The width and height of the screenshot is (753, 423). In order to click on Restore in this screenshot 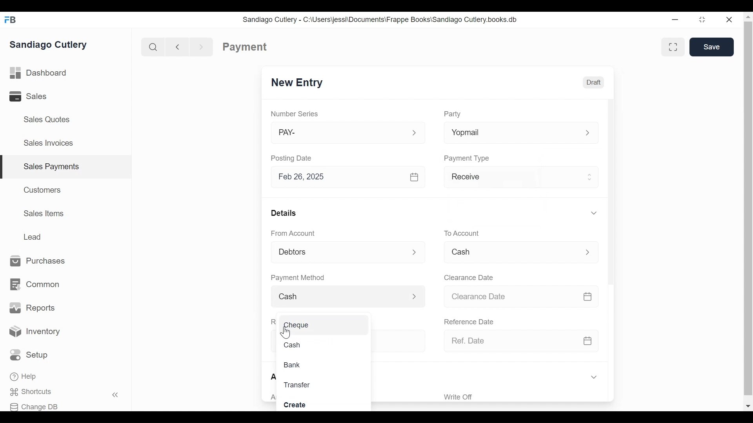, I will do `click(704, 20)`.